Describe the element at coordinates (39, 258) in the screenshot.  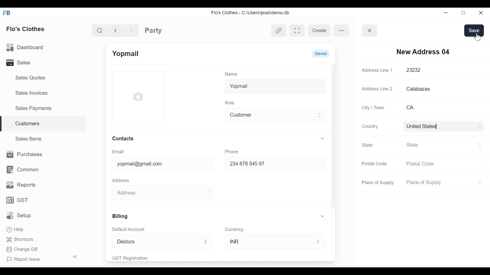
I see `Report Issue` at that location.